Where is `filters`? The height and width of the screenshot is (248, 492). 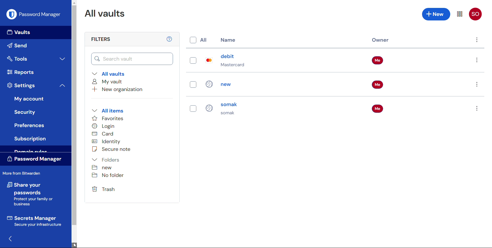
filters is located at coordinates (100, 39).